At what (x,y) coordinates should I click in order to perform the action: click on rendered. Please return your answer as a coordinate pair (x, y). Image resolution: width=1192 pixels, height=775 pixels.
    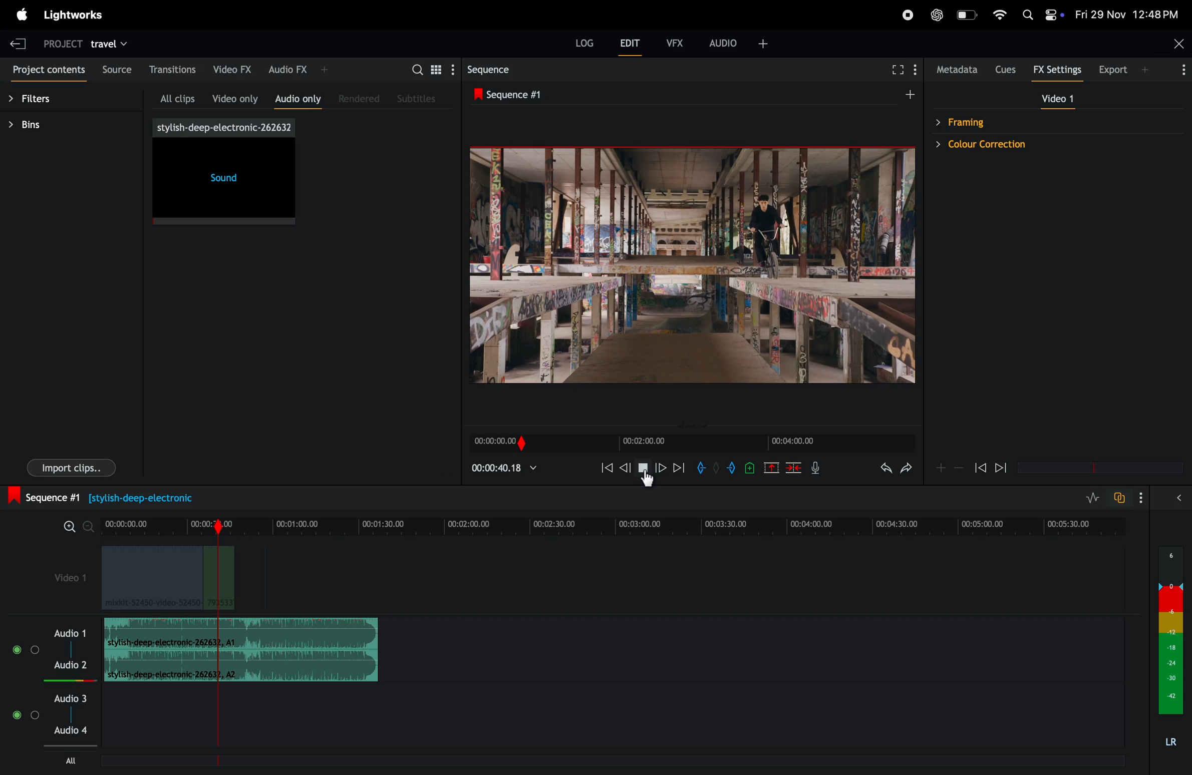
    Looking at the image, I should click on (362, 98).